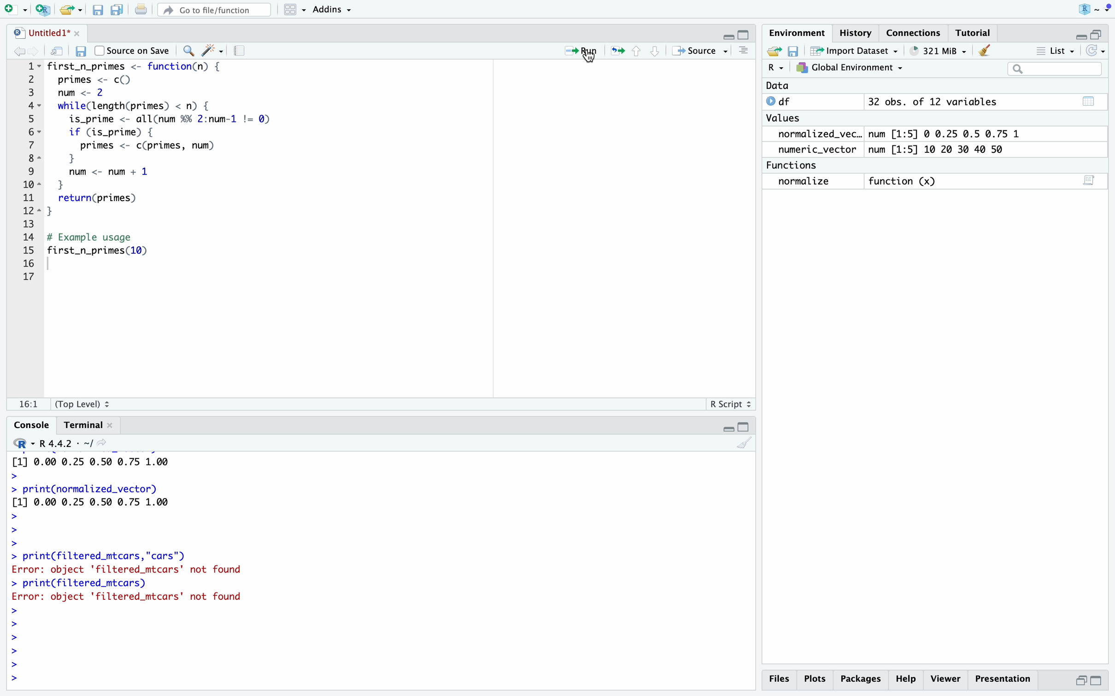  I want to click on untitled, so click(52, 31).